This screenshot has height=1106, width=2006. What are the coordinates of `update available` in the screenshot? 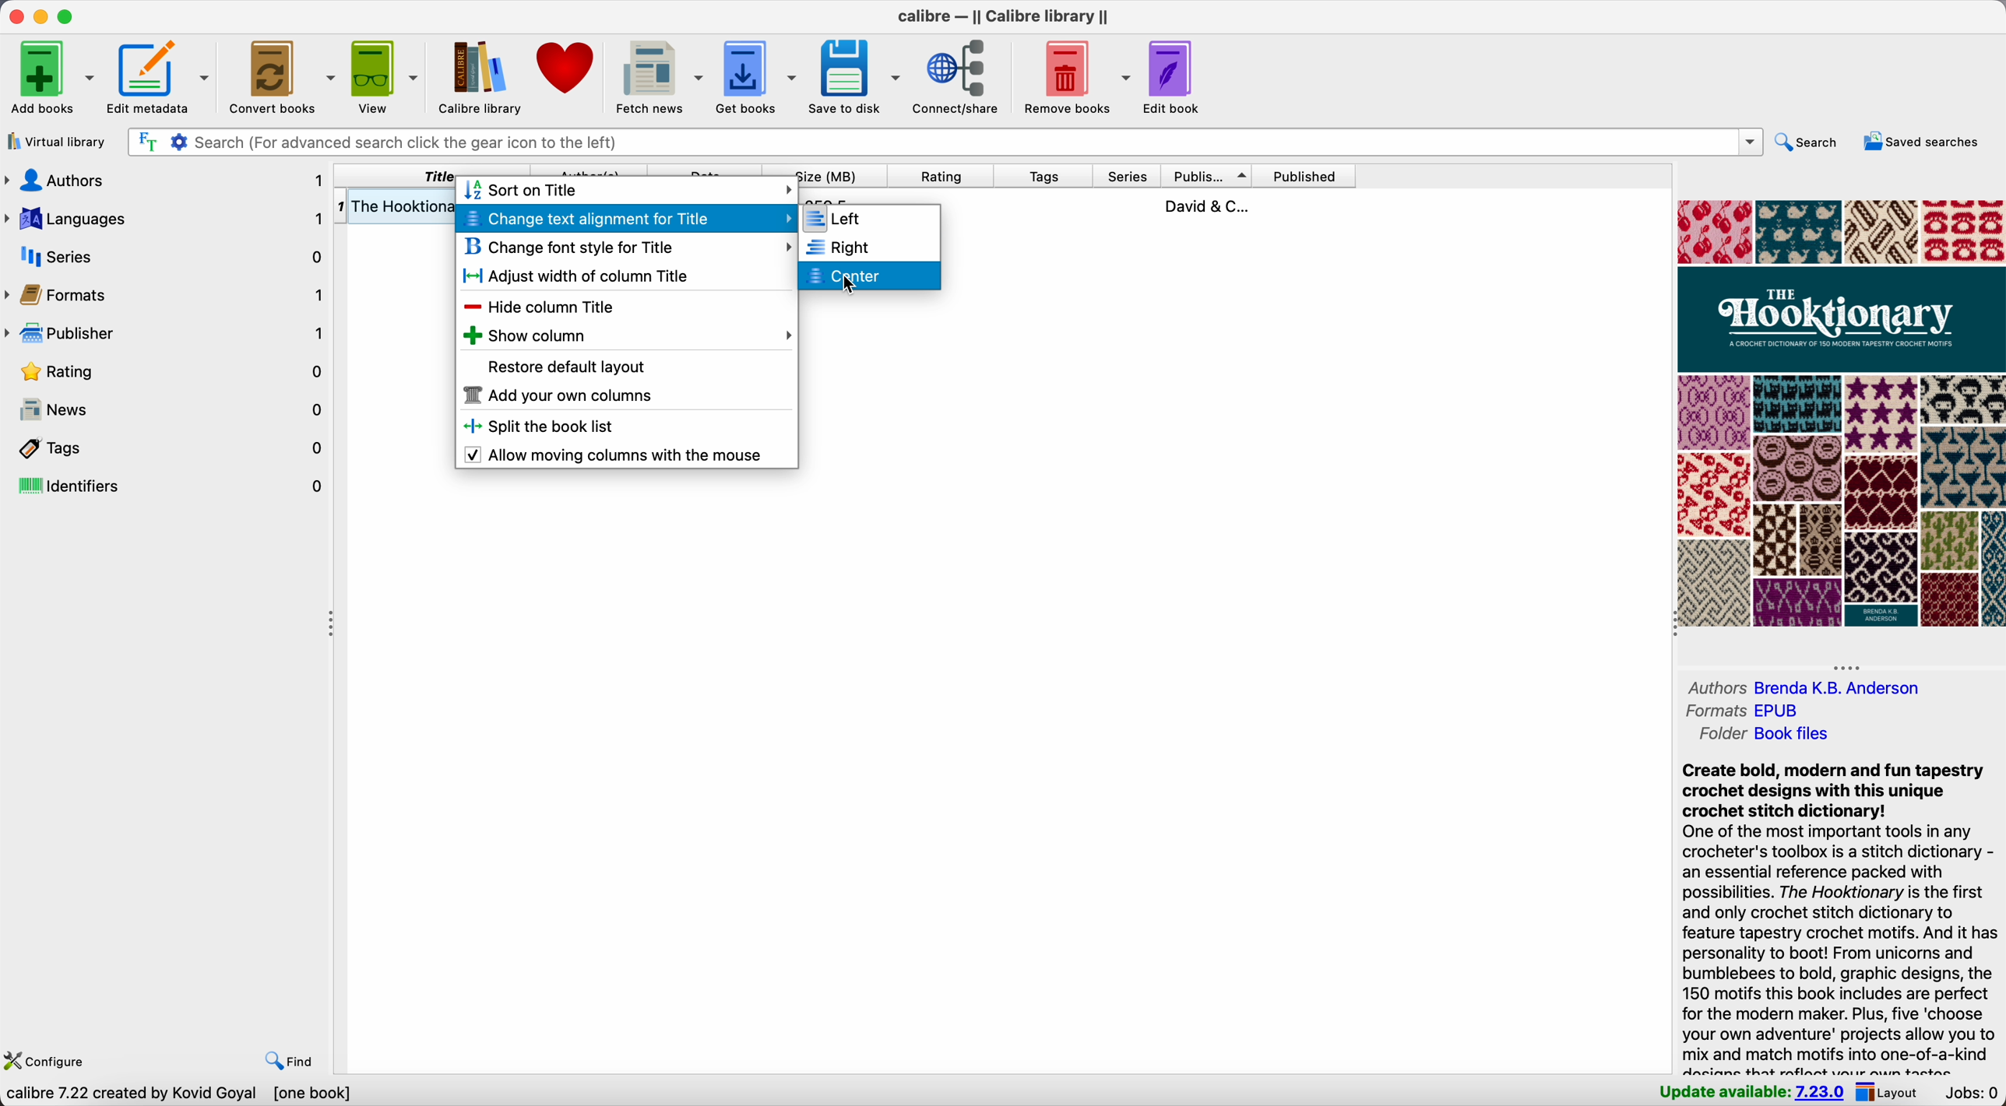 It's located at (1754, 1090).